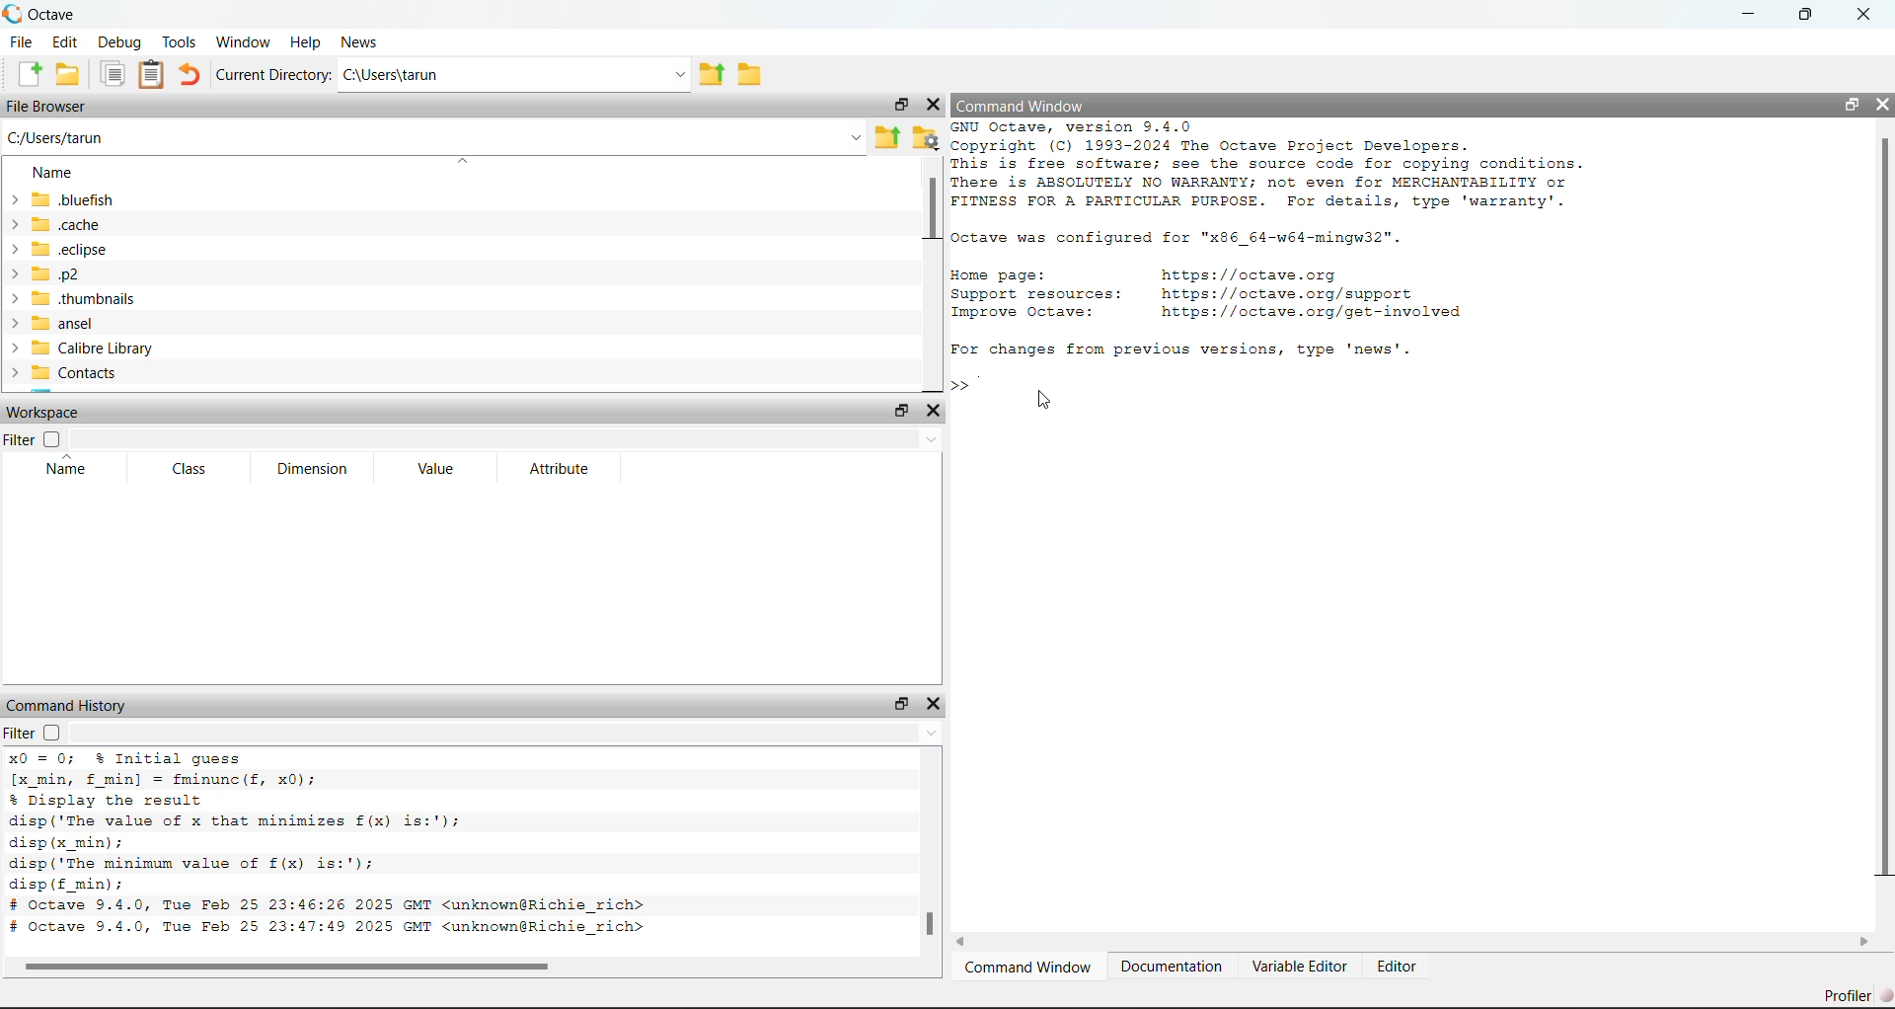 The width and height of the screenshot is (1895, 1009). Describe the element at coordinates (928, 212) in the screenshot. I see `Scrollbar` at that location.